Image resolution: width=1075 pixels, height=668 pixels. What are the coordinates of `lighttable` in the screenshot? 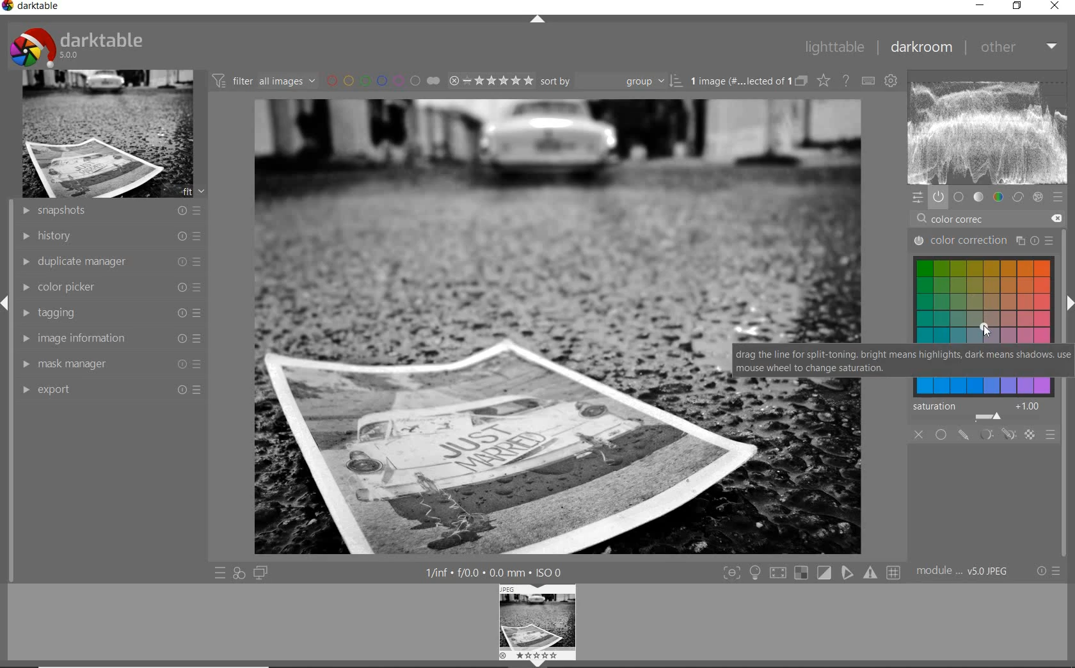 It's located at (835, 47).